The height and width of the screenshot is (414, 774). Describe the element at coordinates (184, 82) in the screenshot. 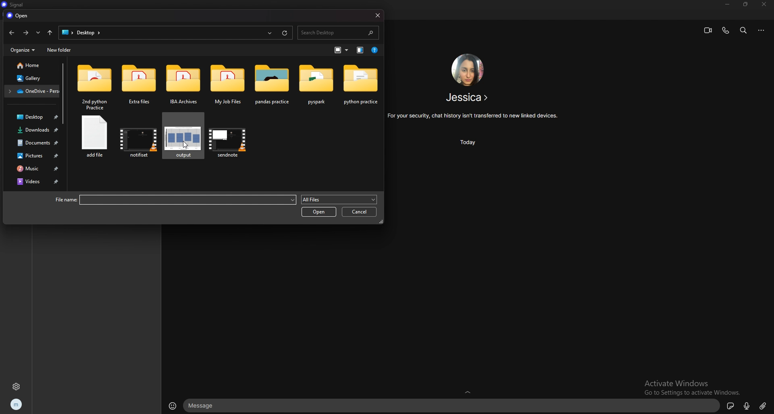

I see `folder` at that location.